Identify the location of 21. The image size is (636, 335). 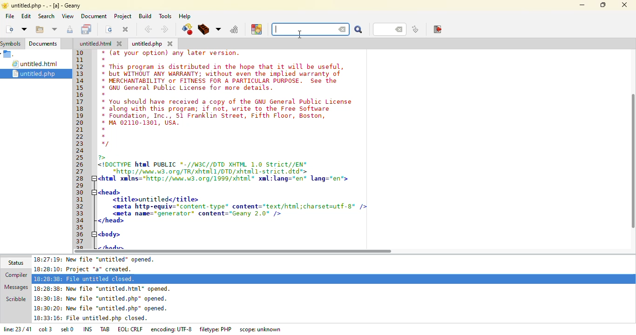
(81, 129).